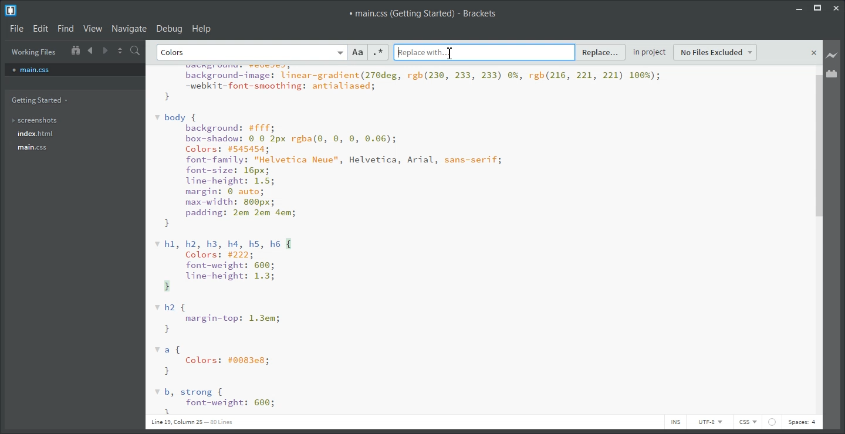  What do you see at coordinates (75, 69) in the screenshot?
I see `main.css` at bounding box center [75, 69].